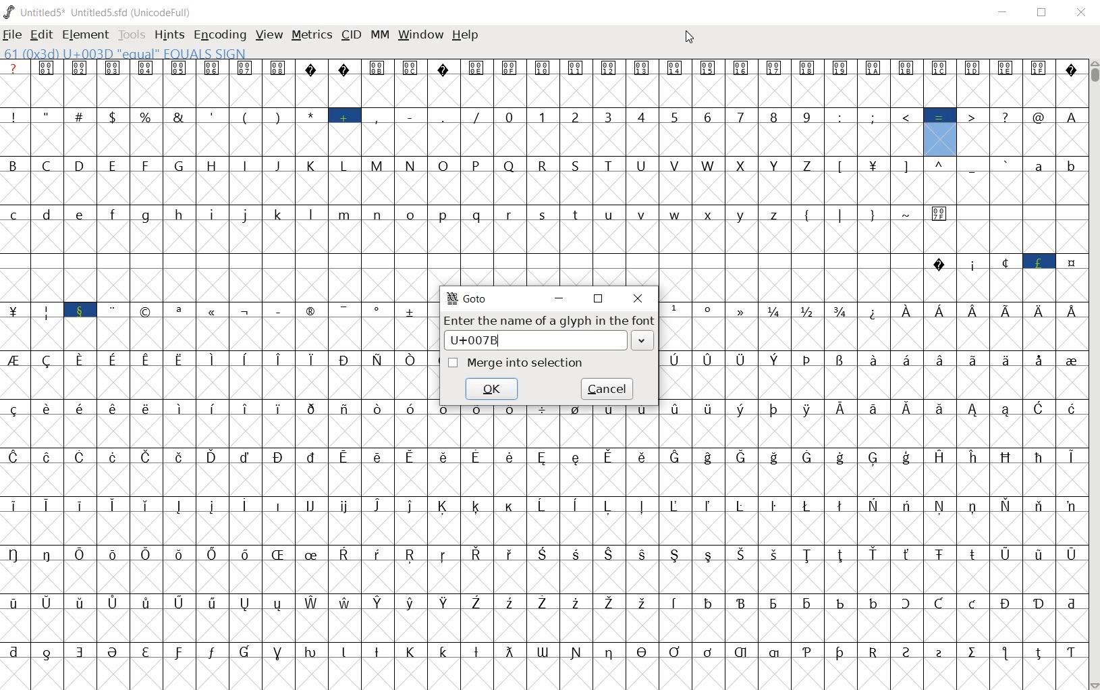 The image size is (1100, 690). What do you see at coordinates (168, 35) in the screenshot?
I see `hints` at bounding box center [168, 35].